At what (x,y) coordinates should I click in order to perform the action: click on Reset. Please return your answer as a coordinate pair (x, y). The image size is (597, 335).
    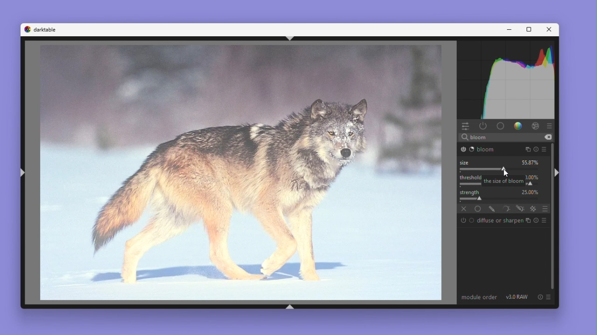
    Looking at the image, I should click on (535, 221).